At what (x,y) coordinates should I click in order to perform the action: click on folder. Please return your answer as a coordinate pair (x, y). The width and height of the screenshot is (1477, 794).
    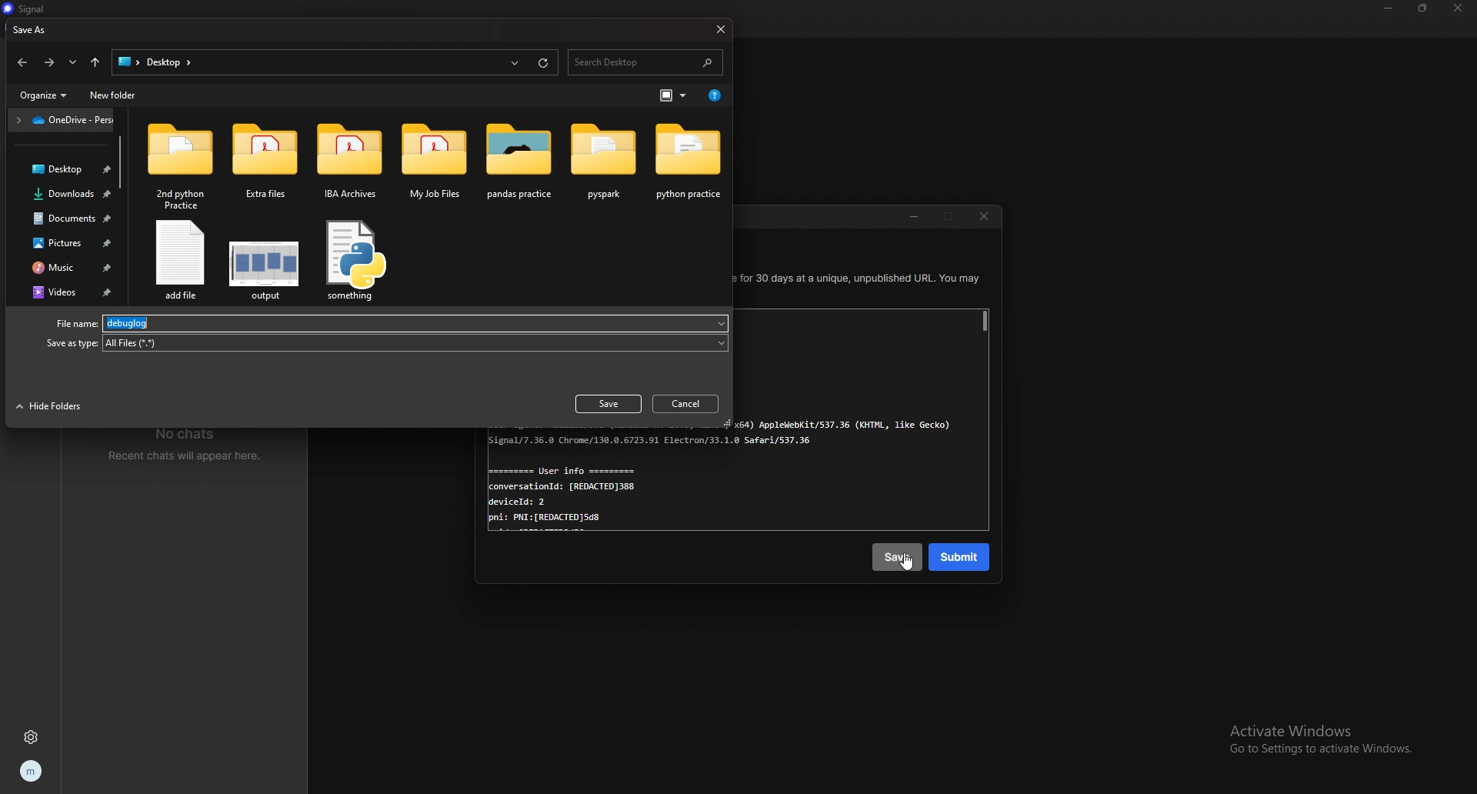
    Looking at the image, I should click on (62, 121).